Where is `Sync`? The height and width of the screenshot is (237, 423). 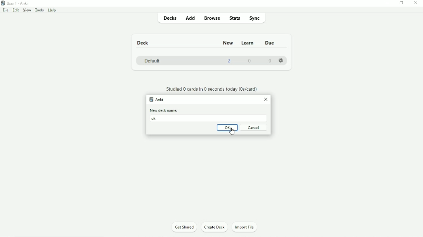 Sync is located at coordinates (254, 18).